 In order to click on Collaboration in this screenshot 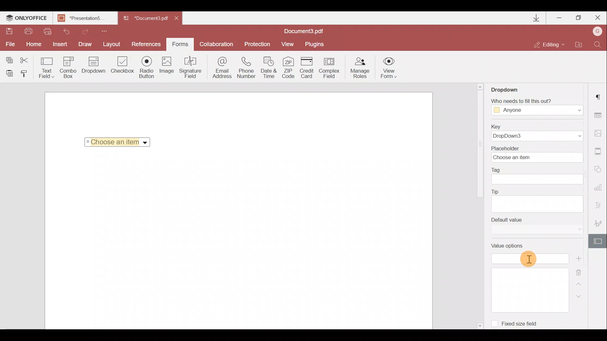, I will do `click(217, 43)`.